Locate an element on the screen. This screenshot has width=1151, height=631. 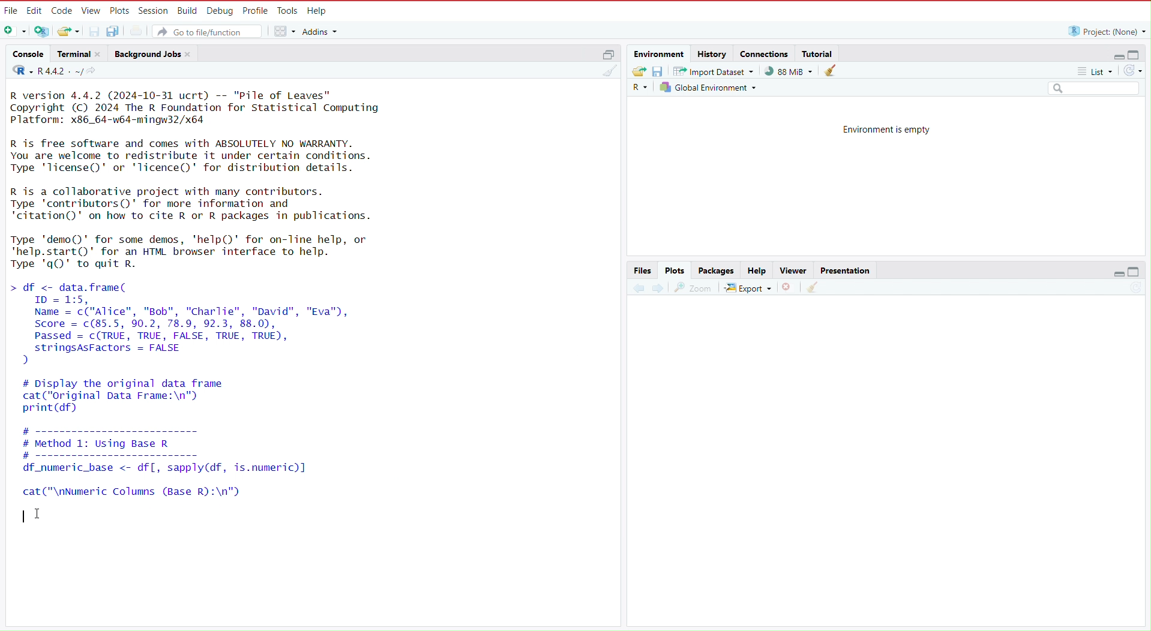
# Display the original data framecat("original Data Frame:\n")print (df)  # ----------------------  # Method 1: Using Base R  #------------------ is located at coordinates (196, 418).